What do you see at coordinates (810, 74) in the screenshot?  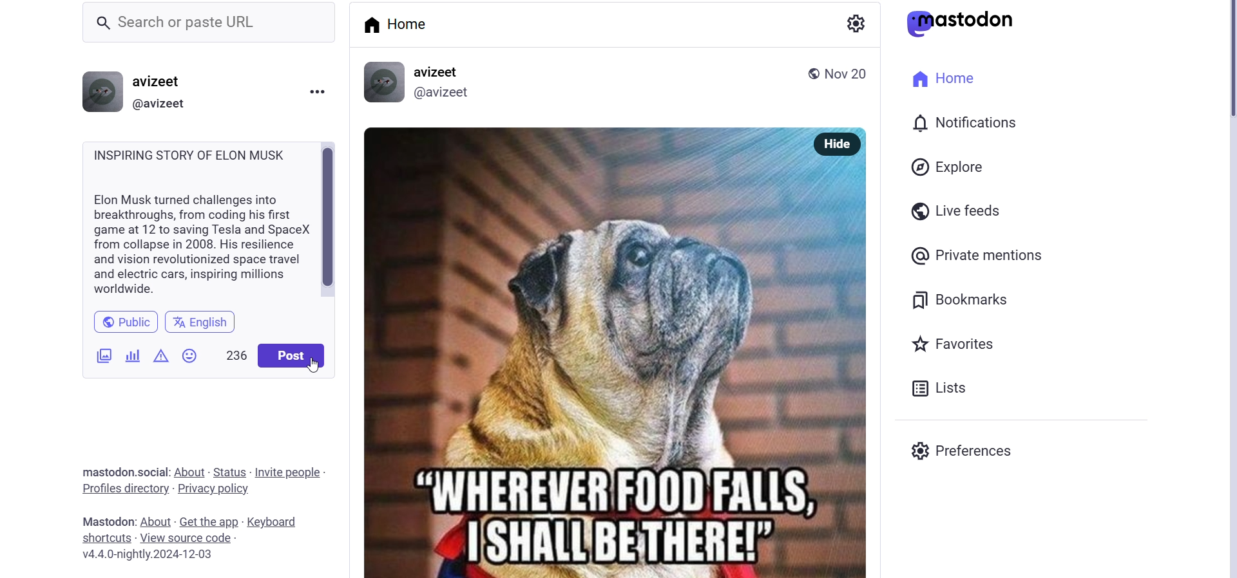 I see `global post` at bounding box center [810, 74].